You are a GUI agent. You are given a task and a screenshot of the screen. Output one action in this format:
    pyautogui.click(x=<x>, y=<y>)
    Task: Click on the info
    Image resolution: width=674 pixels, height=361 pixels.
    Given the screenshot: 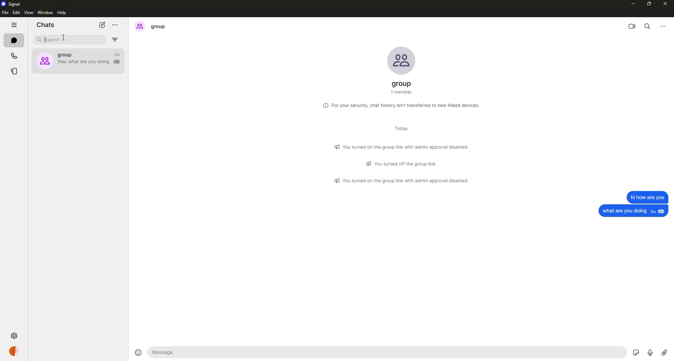 What is the action you would take?
    pyautogui.click(x=403, y=105)
    